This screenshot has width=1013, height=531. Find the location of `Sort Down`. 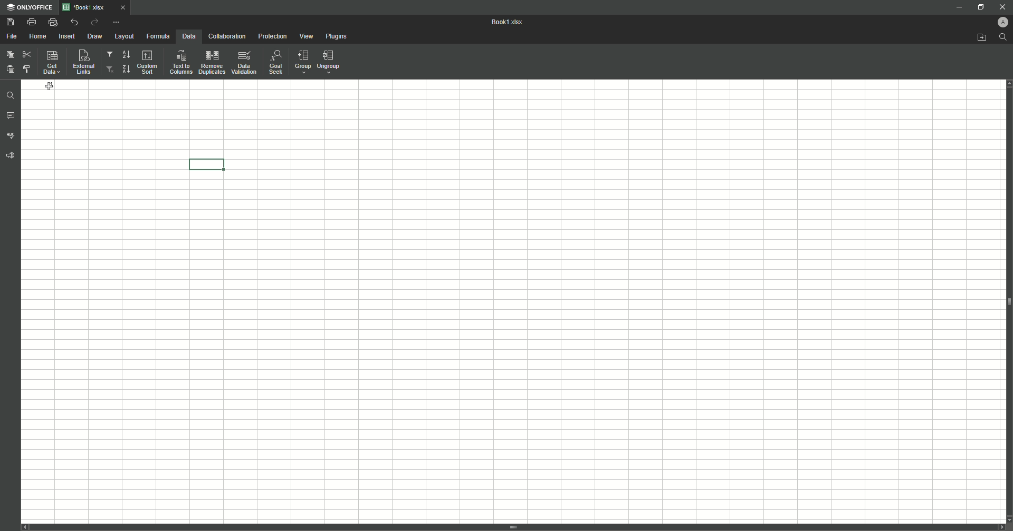

Sort Down is located at coordinates (126, 54).